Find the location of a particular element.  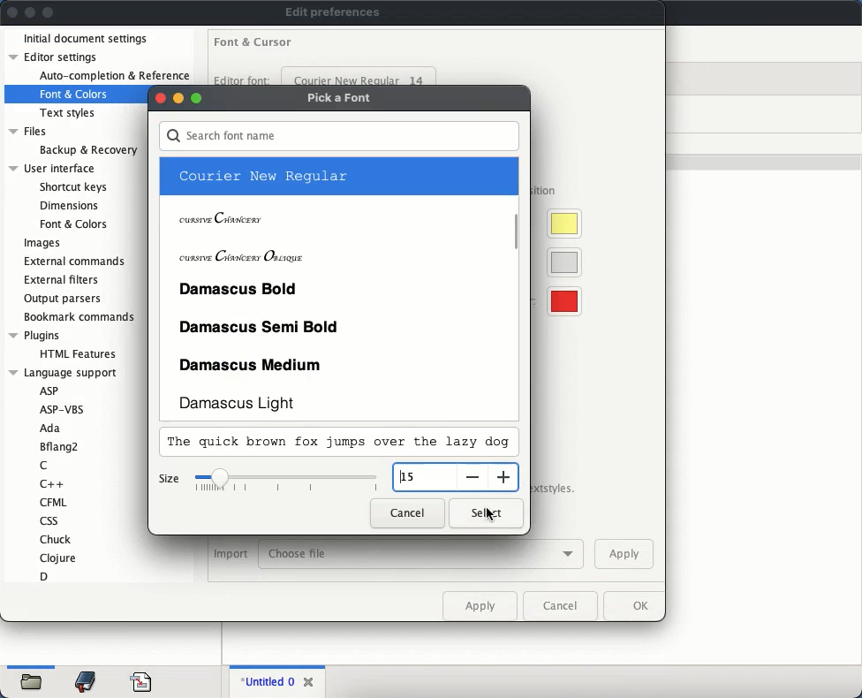

images is located at coordinates (42, 244).